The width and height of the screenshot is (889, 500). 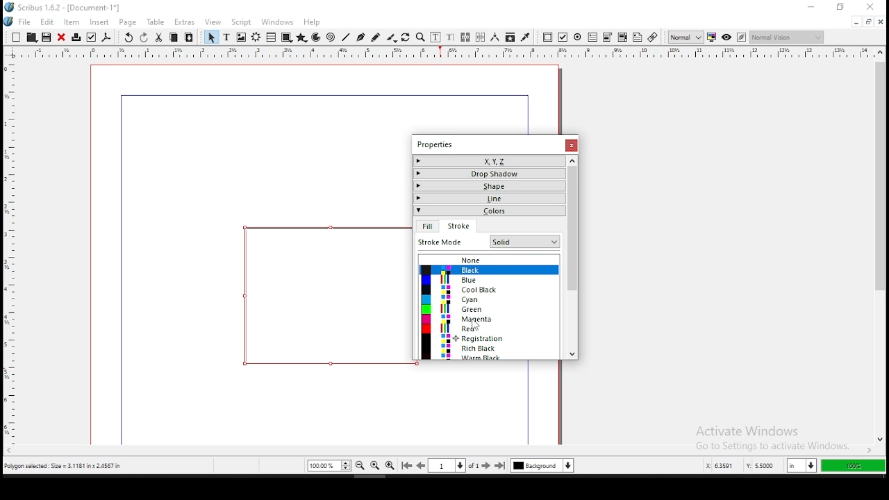 What do you see at coordinates (760, 466) in the screenshot?
I see `y: 2.9584` at bounding box center [760, 466].